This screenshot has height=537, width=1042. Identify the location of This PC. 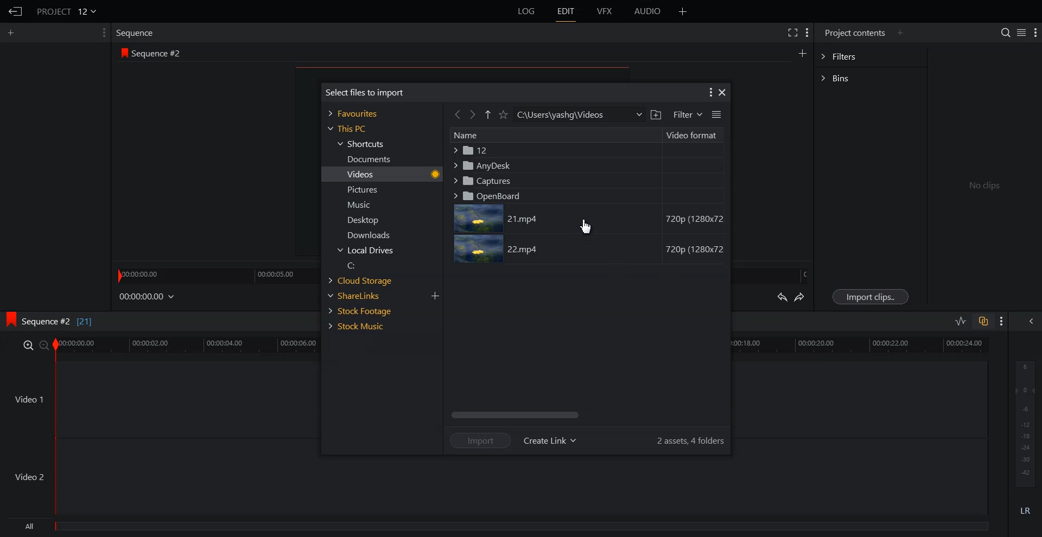
(346, 129).